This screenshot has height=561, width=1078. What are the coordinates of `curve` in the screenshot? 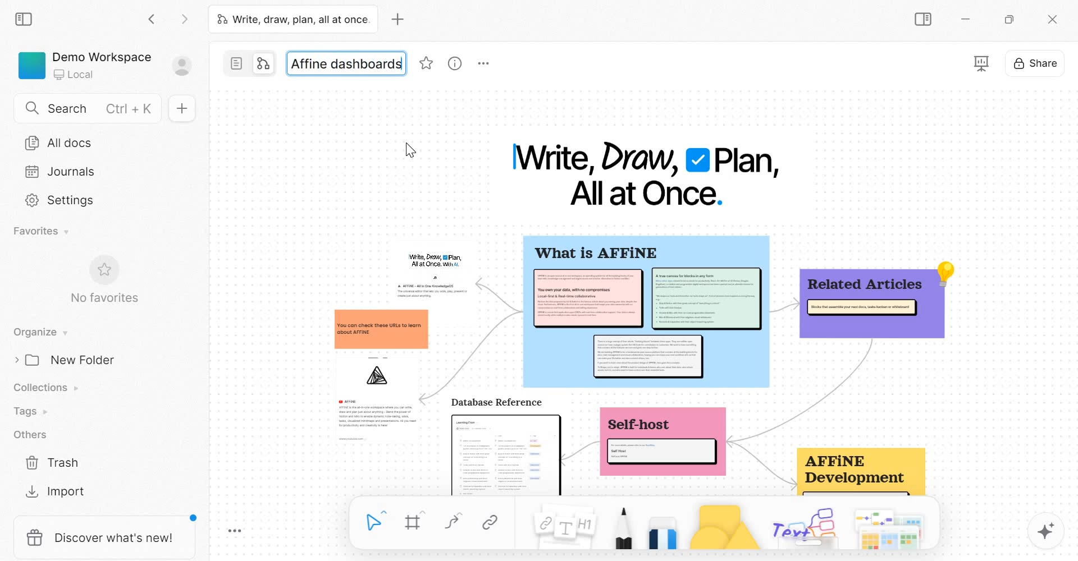 It's located at (452, 522).